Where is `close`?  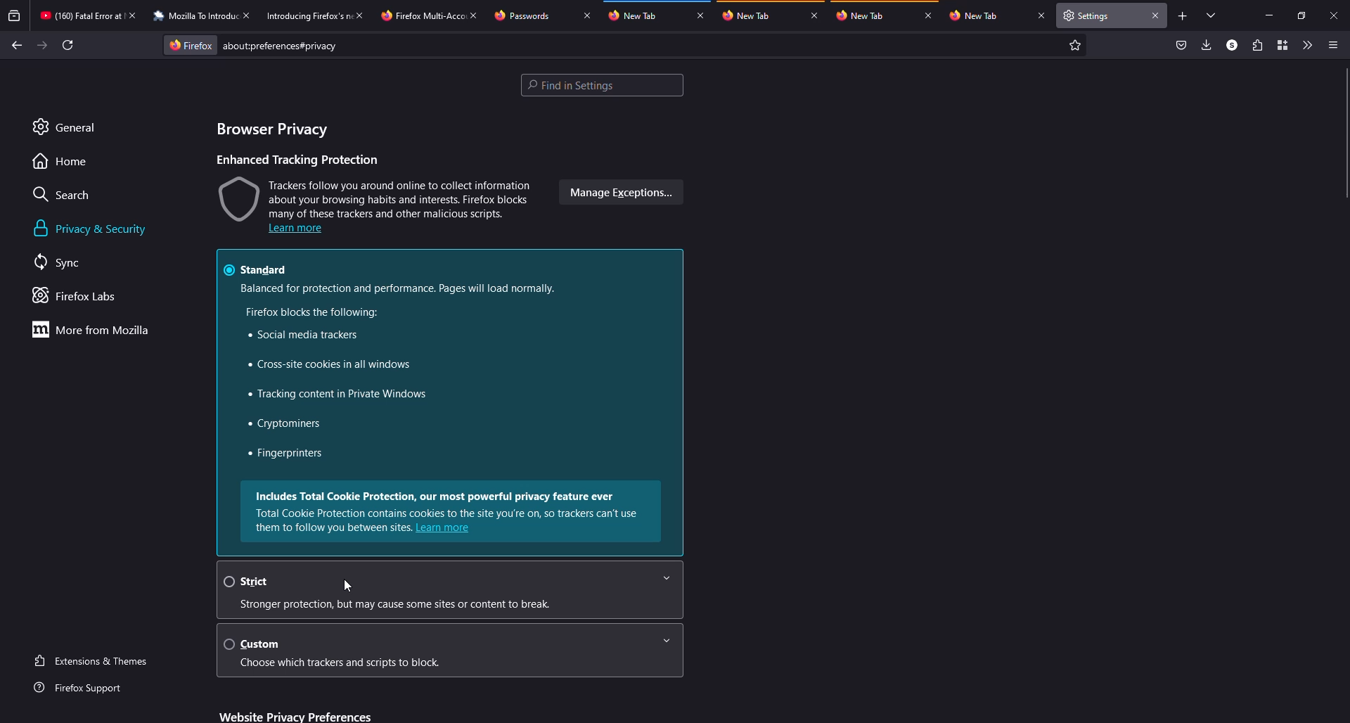 close is located at coordinates (585, 15).